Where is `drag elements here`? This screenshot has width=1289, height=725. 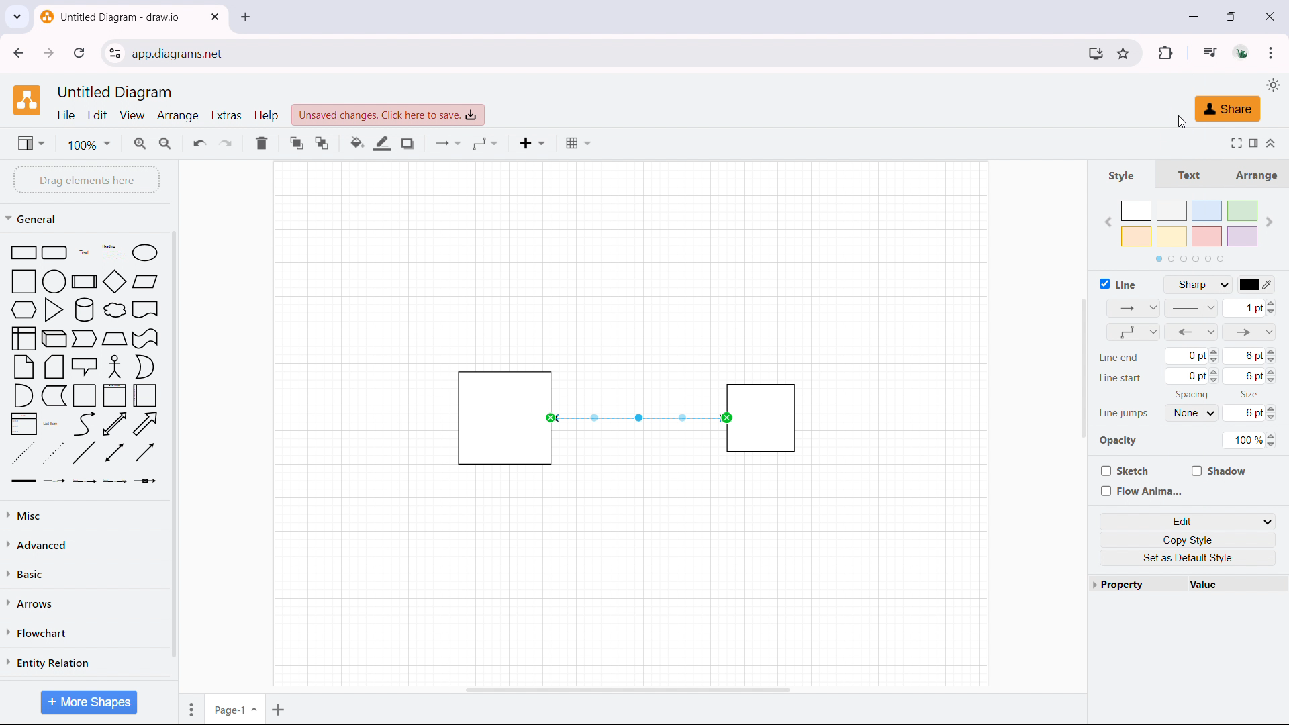
drag elements here is located at coordinates (86, 179).